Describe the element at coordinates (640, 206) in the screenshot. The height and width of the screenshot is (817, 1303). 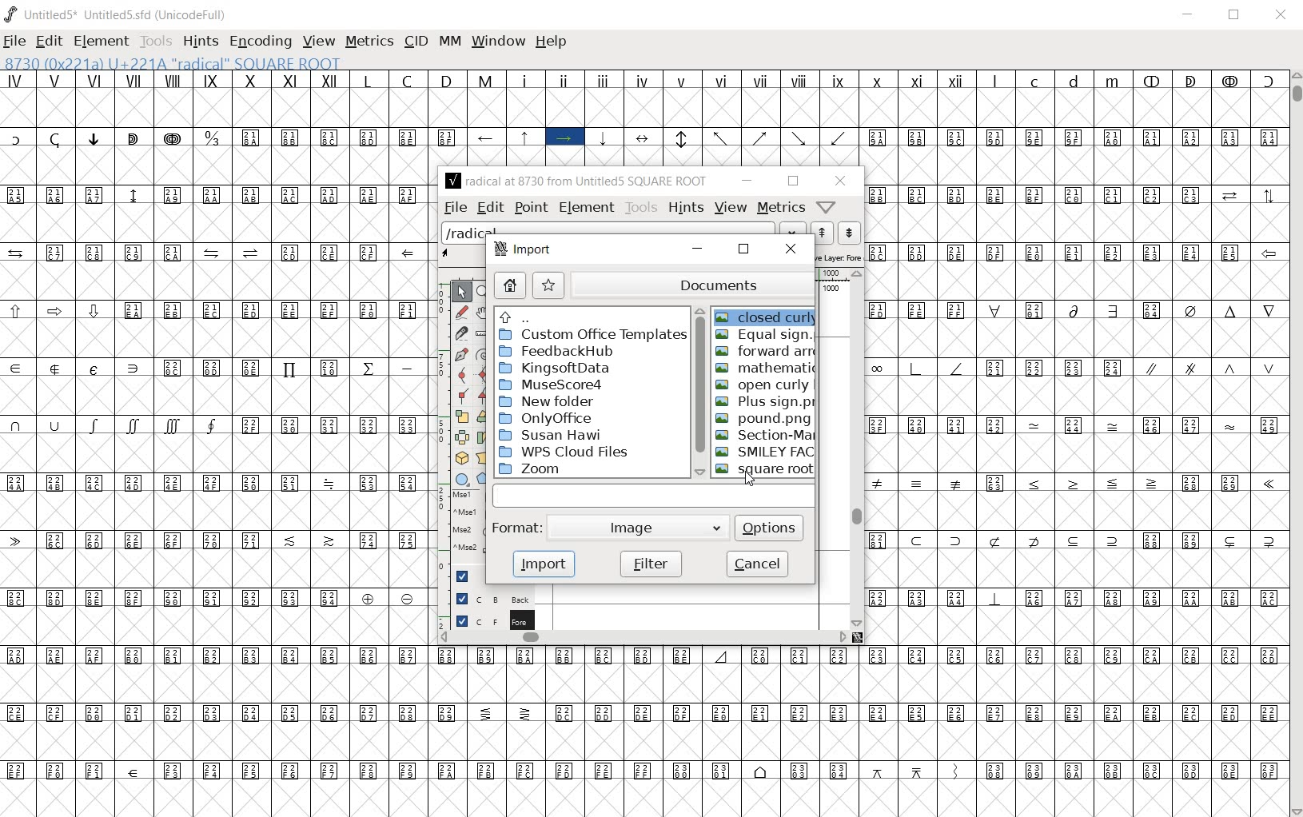
I see `tools` at that location.